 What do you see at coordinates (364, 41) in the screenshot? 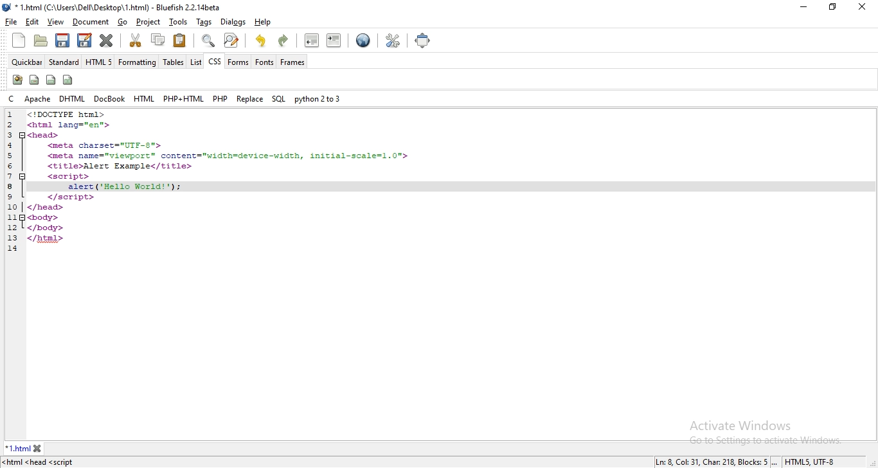
I see `view in browser` at bounding box center [364, 41].